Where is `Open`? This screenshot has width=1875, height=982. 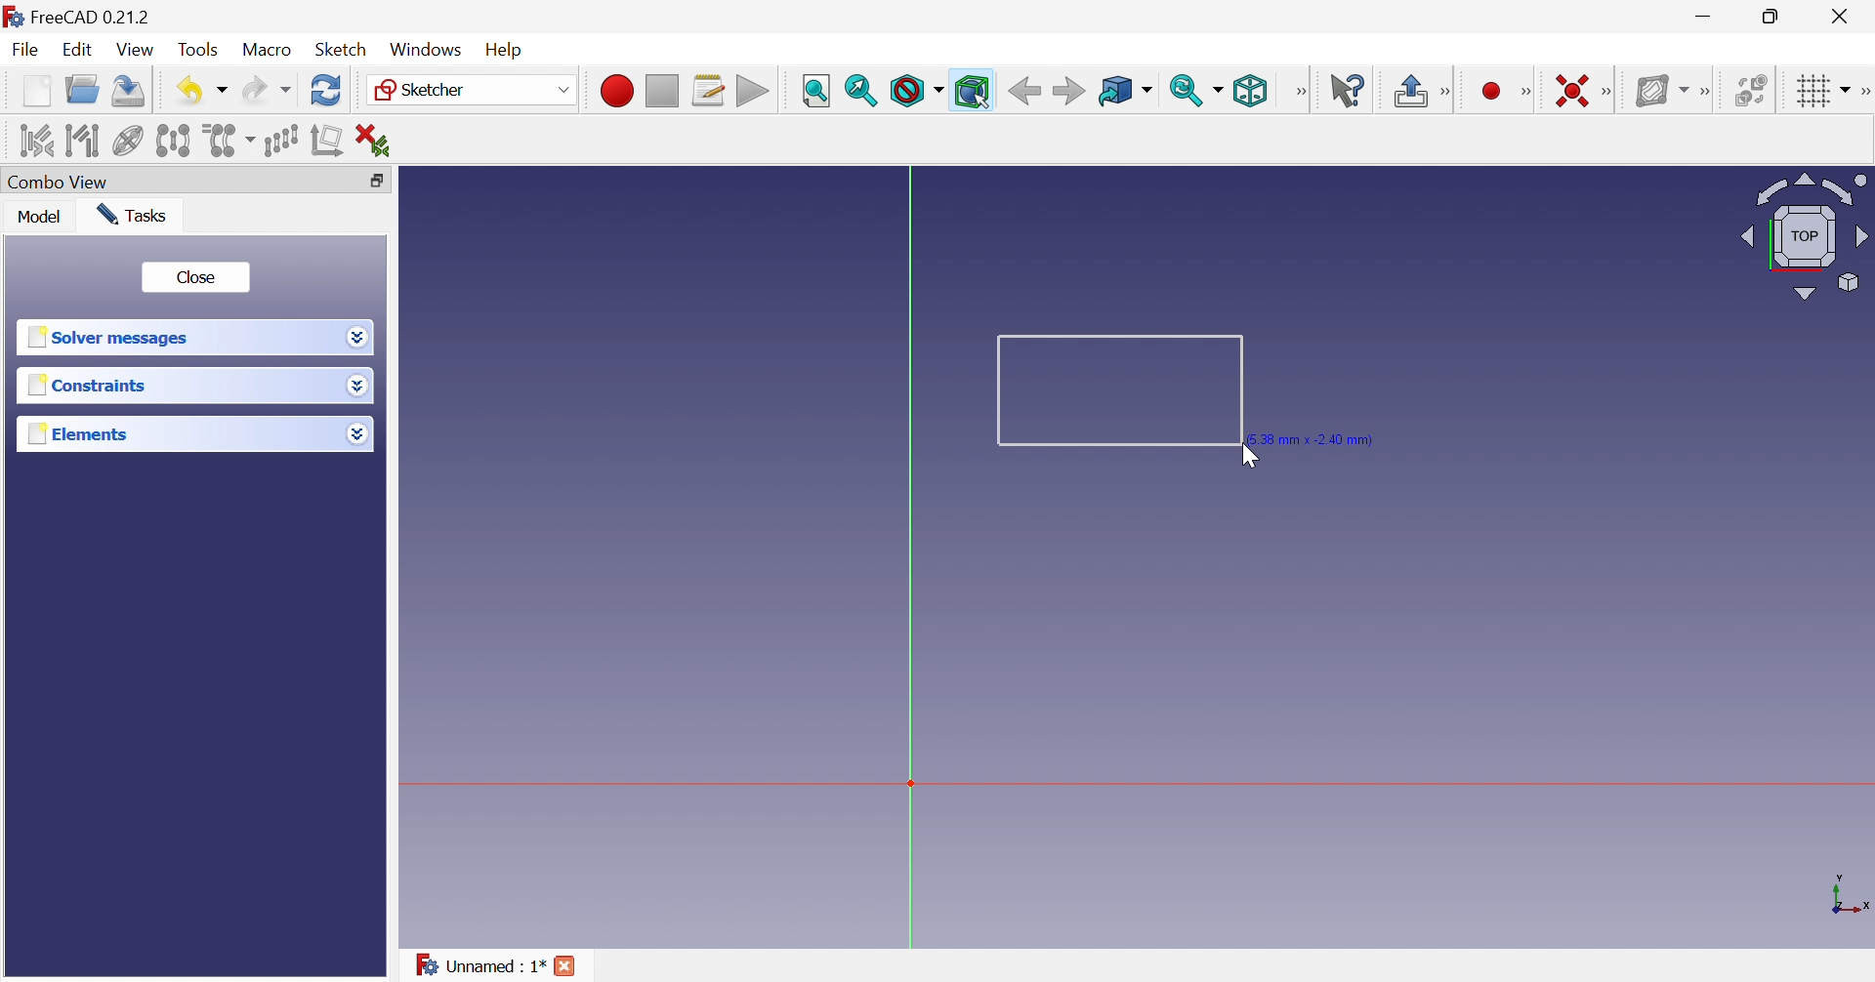
Open is located at coordinates (83, 90).